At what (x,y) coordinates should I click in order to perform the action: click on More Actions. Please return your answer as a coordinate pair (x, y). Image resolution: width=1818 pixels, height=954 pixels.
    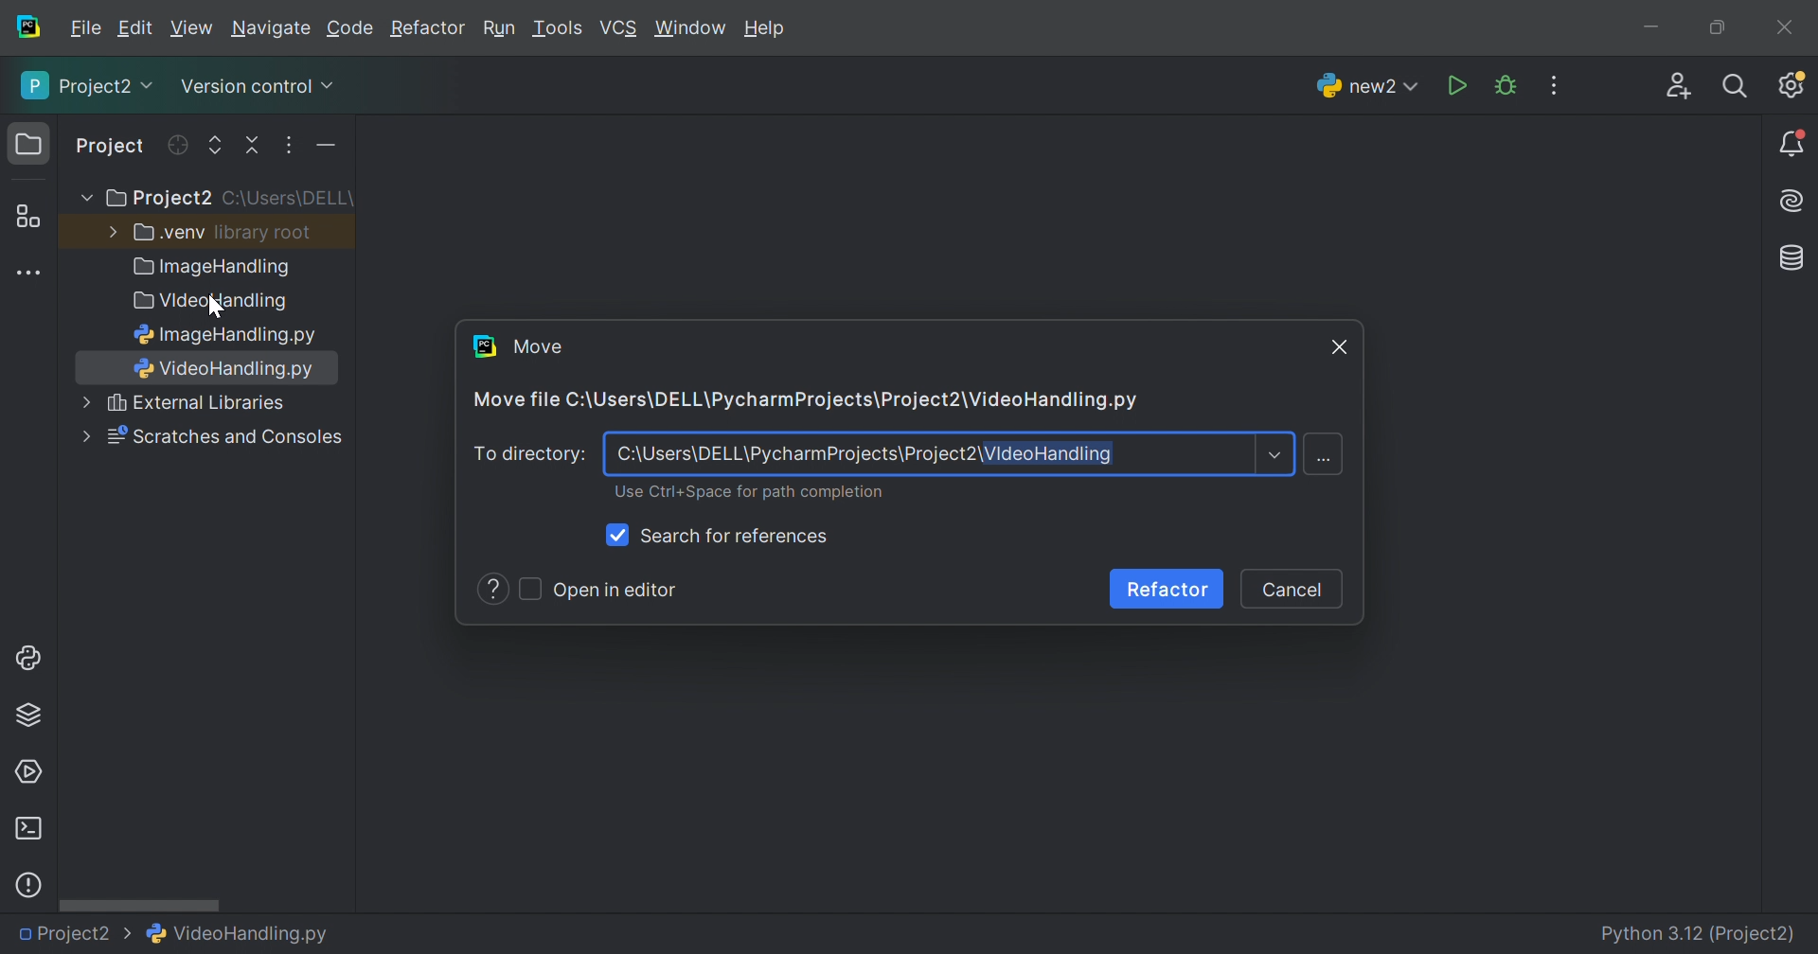
    Looking at the image, I should click on (1554, 85).